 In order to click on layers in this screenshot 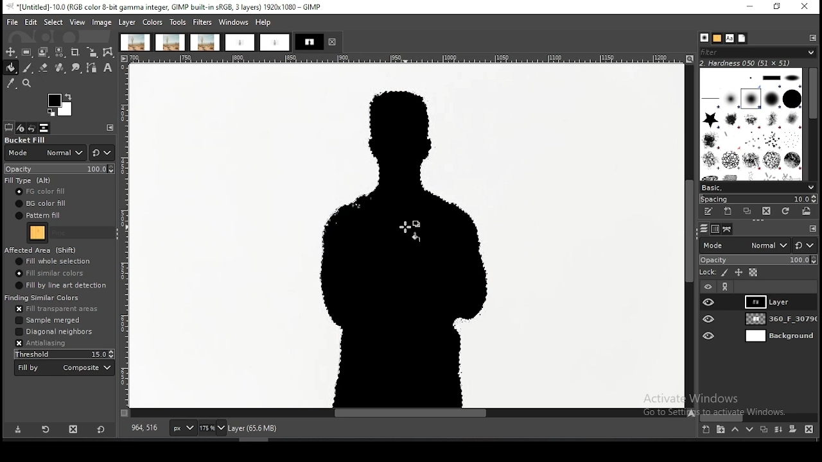, I will do `click(704, 229)`.